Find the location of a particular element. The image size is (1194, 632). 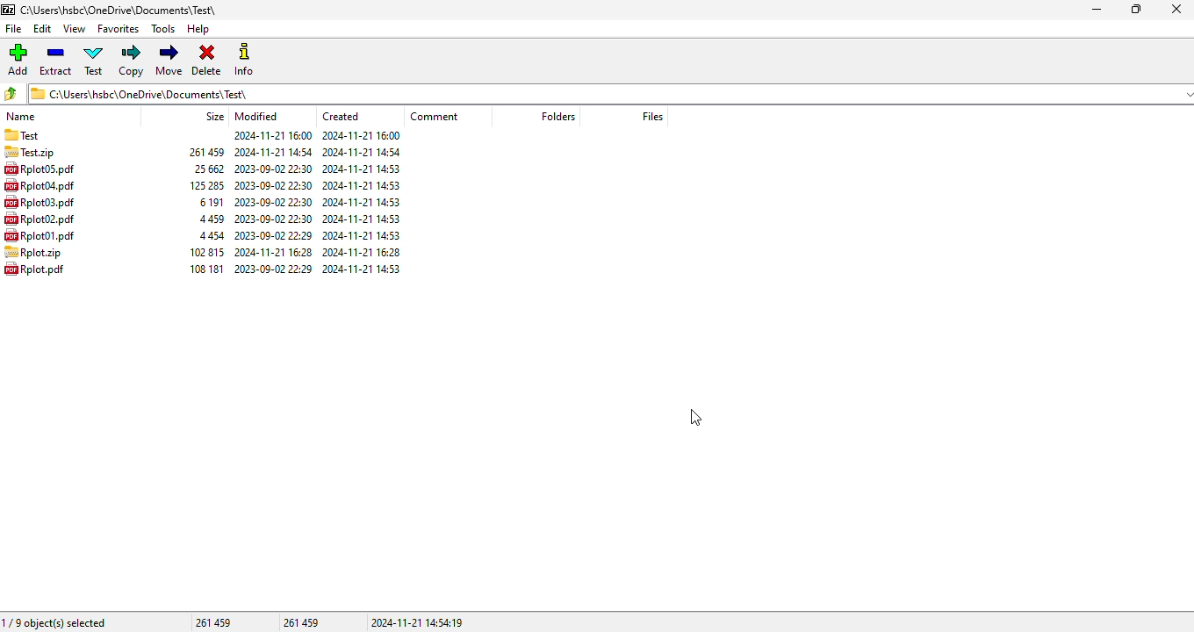

size is located at coordinates (205, 169).